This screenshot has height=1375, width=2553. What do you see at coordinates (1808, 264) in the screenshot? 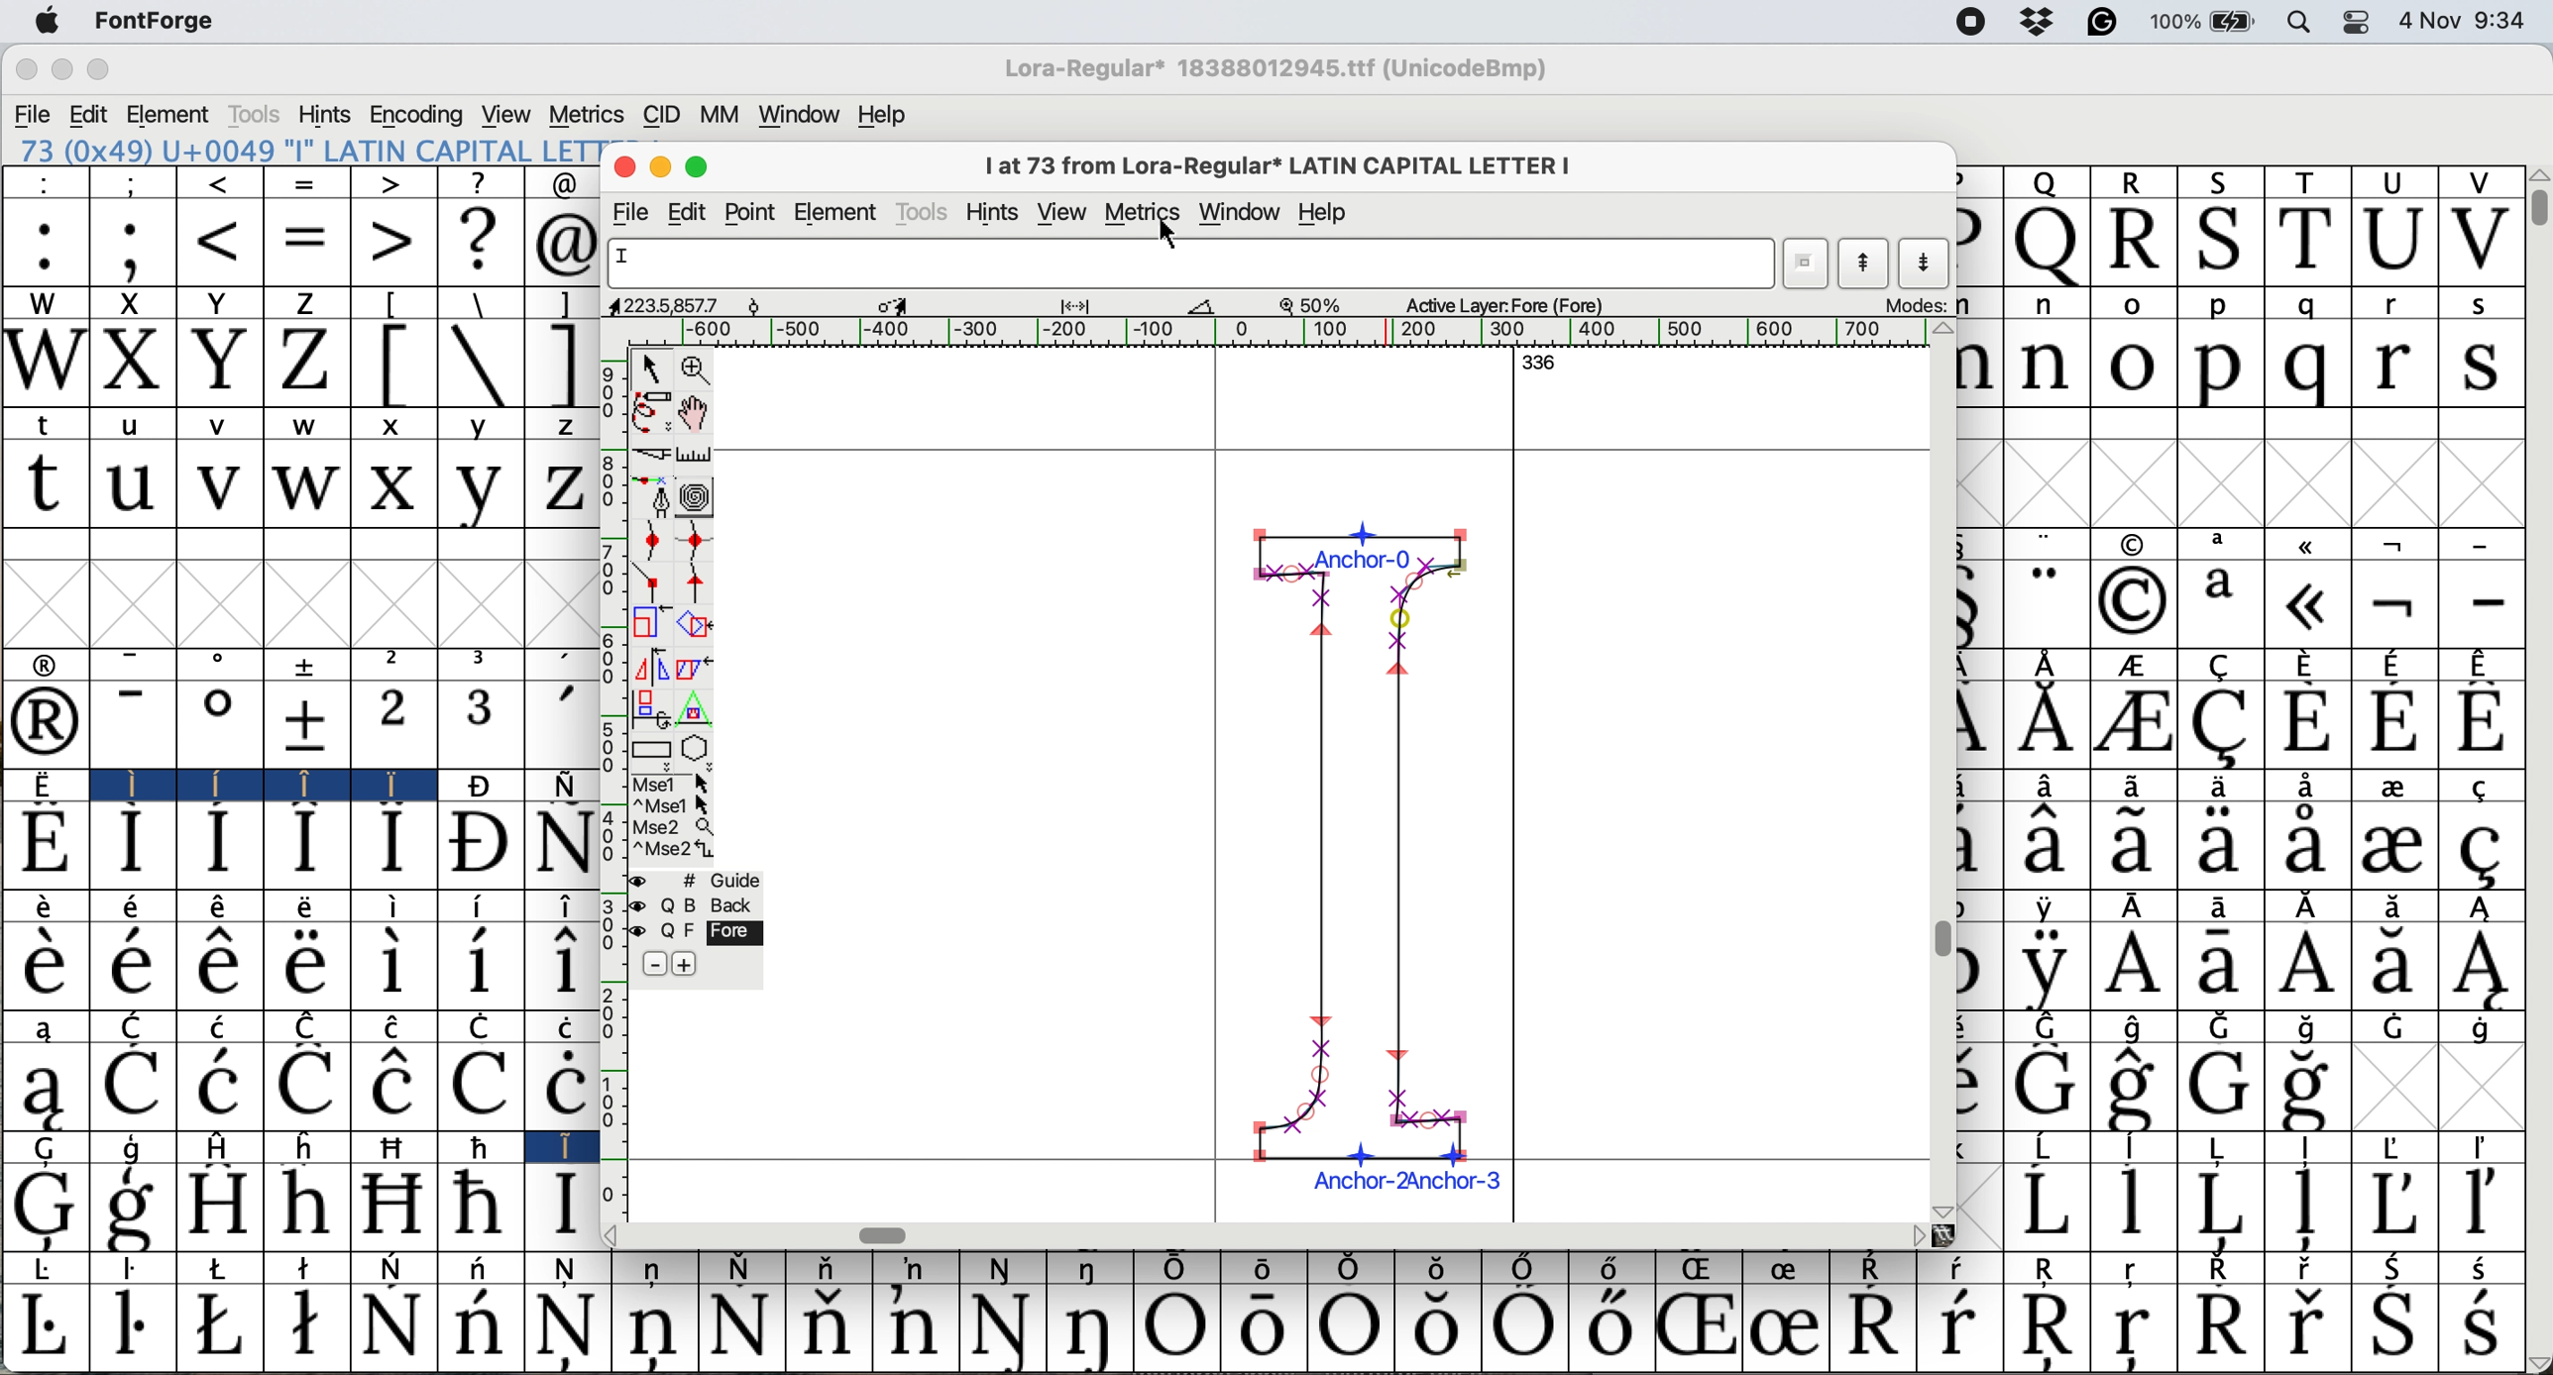
I see `current wordlist` at bounding box center [1808, 264].